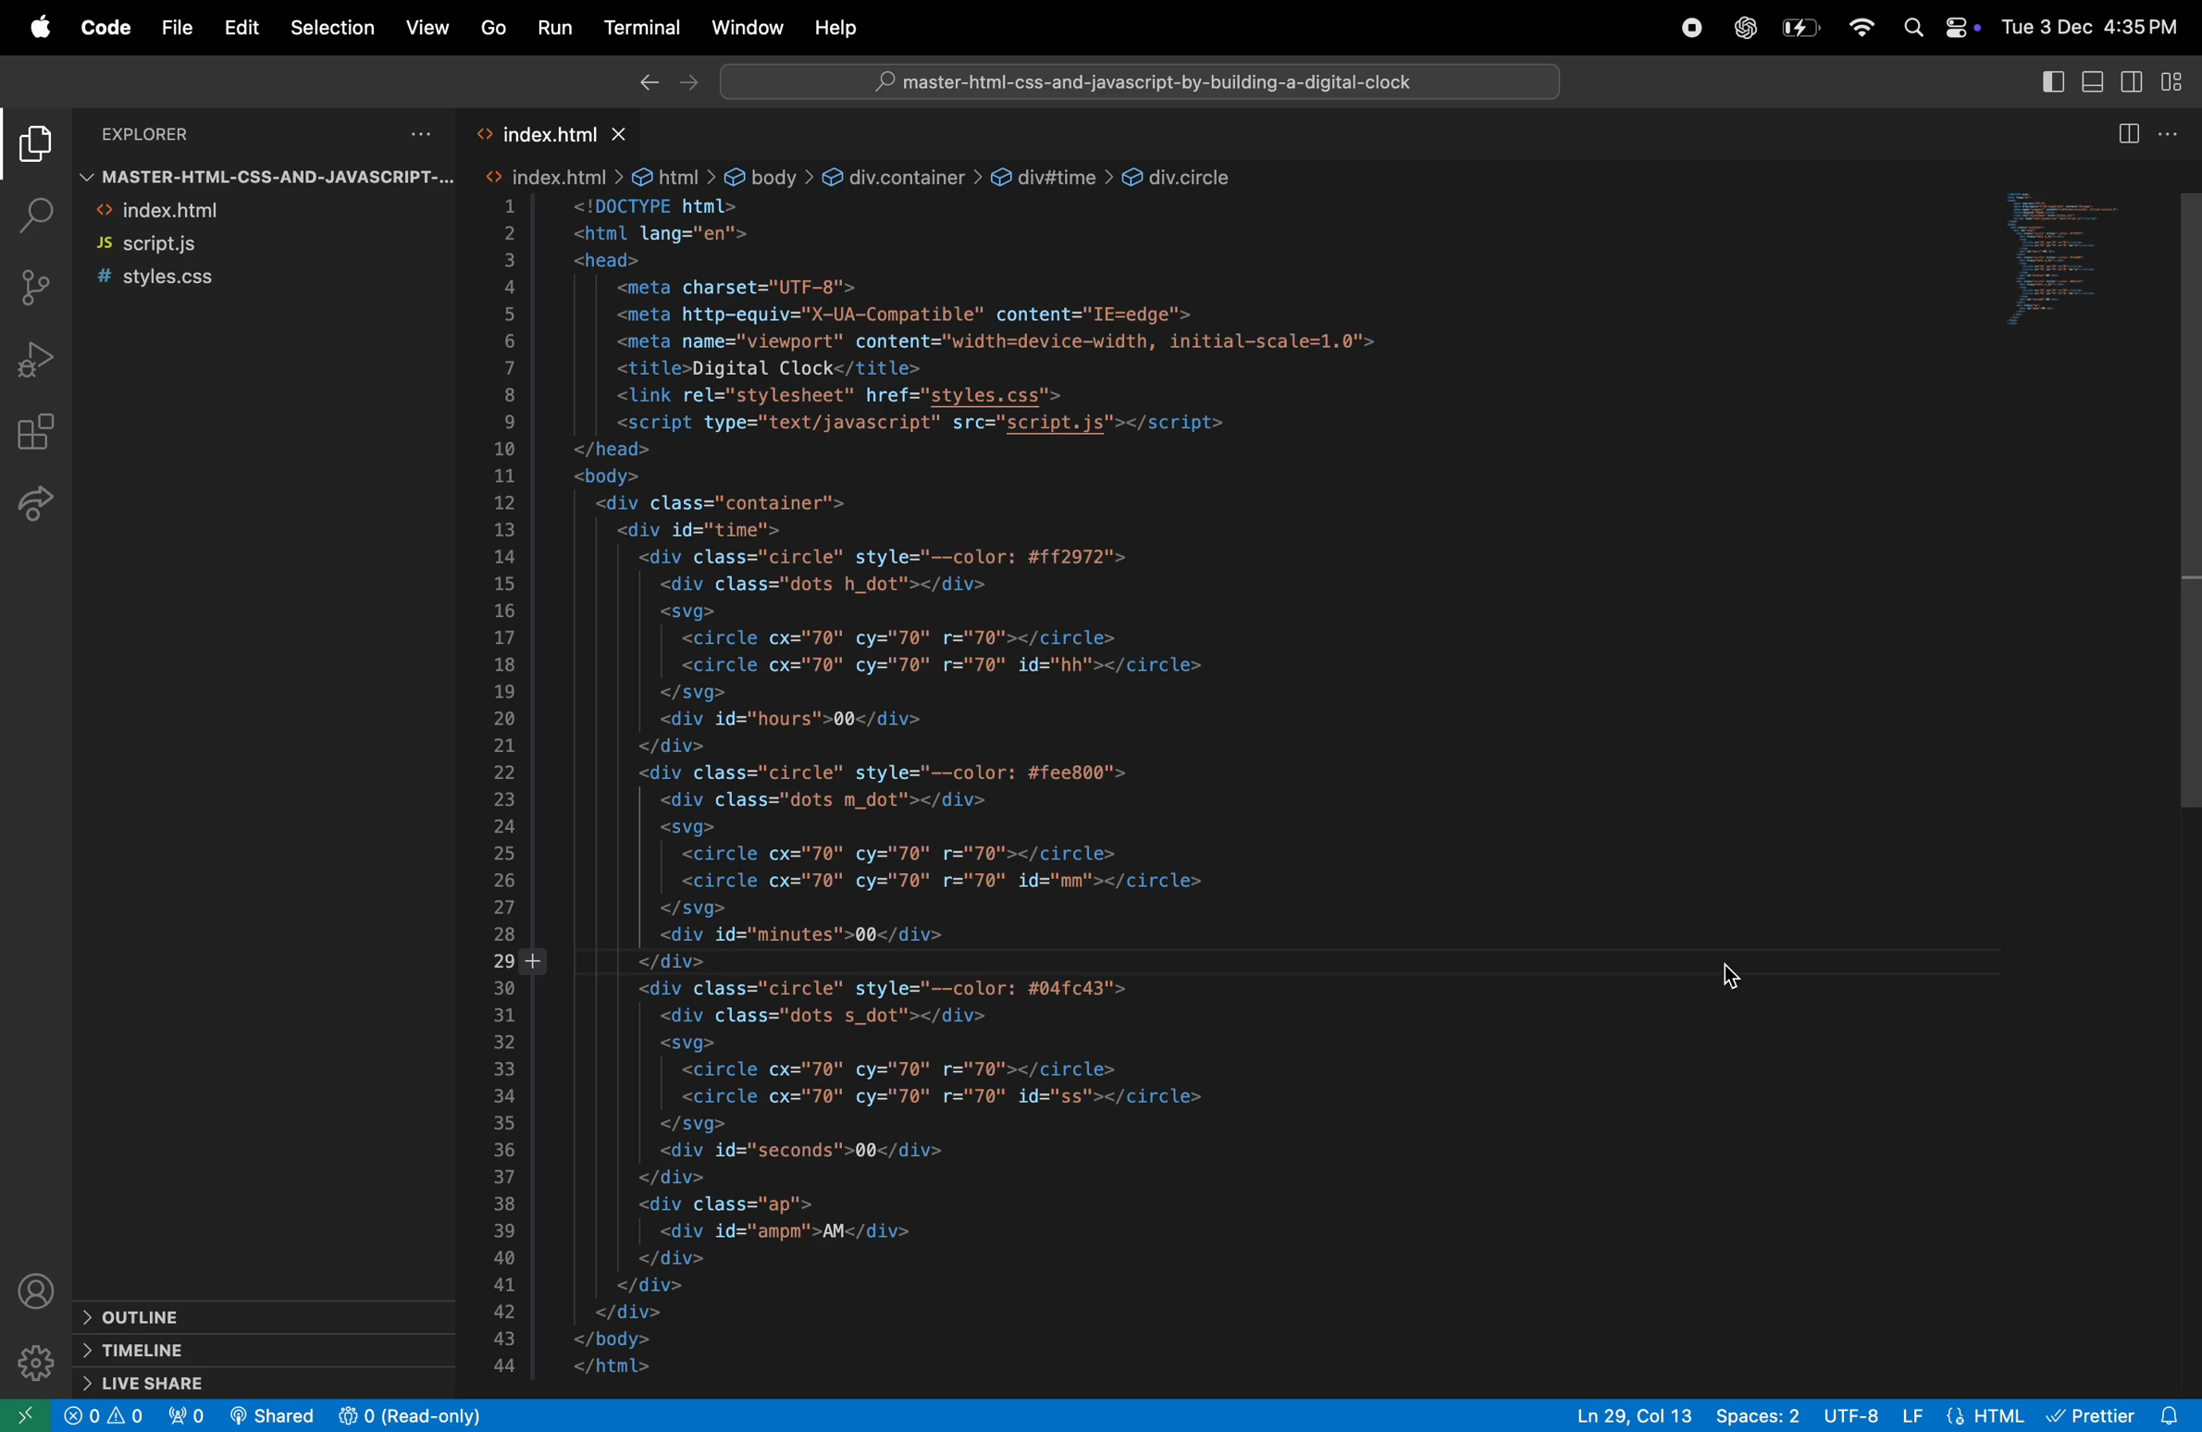  Describe the element at coordinates (42, 284) in the screenshot. I see `source control` at that location.